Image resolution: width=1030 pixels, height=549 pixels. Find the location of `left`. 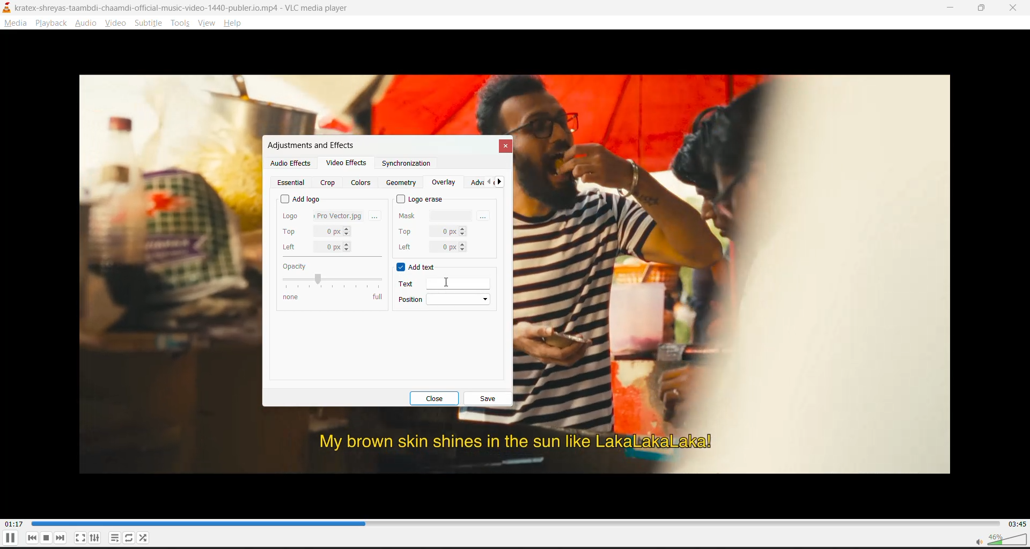

left is located at coordinates (318, 247).